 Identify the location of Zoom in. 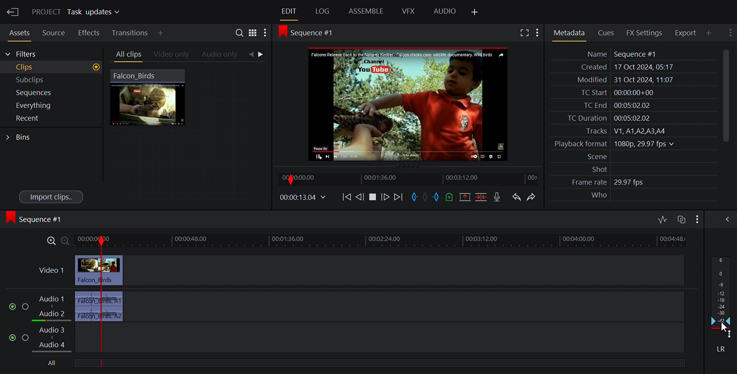
(50, 241).